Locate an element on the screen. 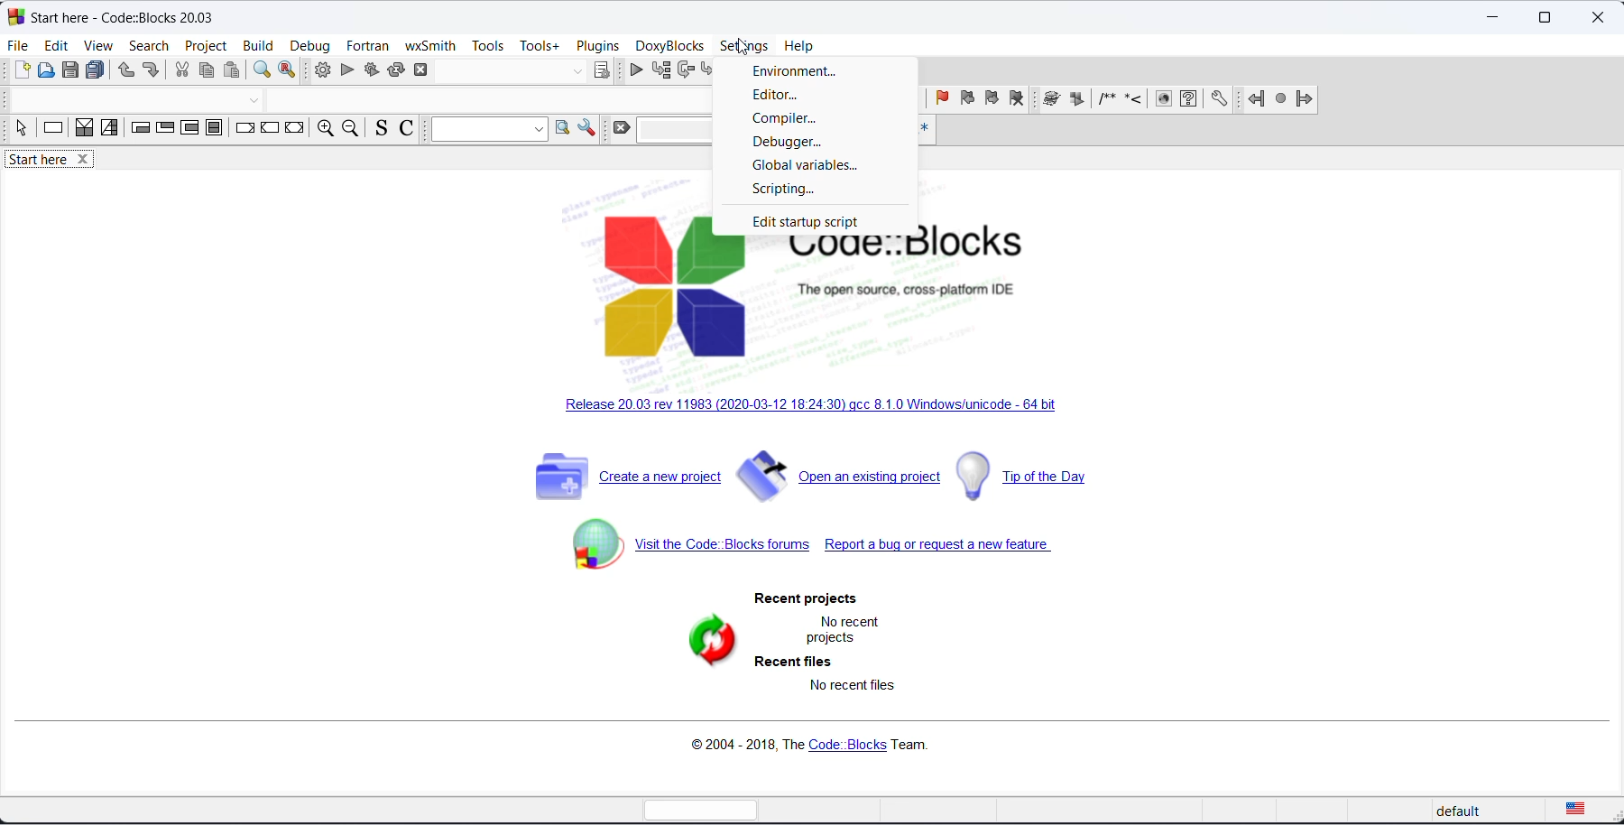 This screenshot has height=825, width=1624. Debugger... is located at coordinates (798, 144).